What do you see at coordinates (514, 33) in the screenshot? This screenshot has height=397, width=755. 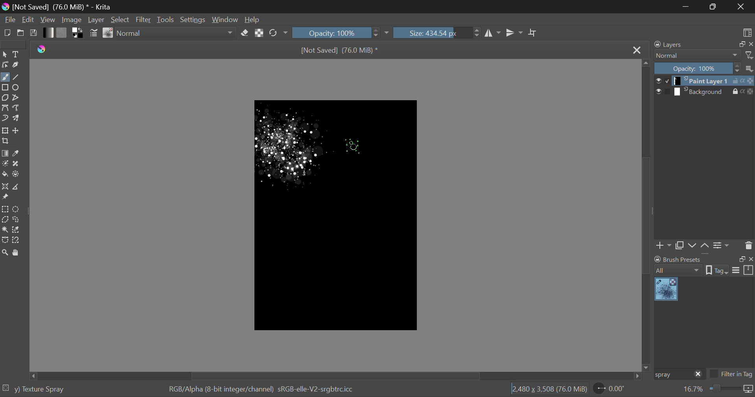 I see `Horizontal Mirror Flip` at bounding box center [514, 33].